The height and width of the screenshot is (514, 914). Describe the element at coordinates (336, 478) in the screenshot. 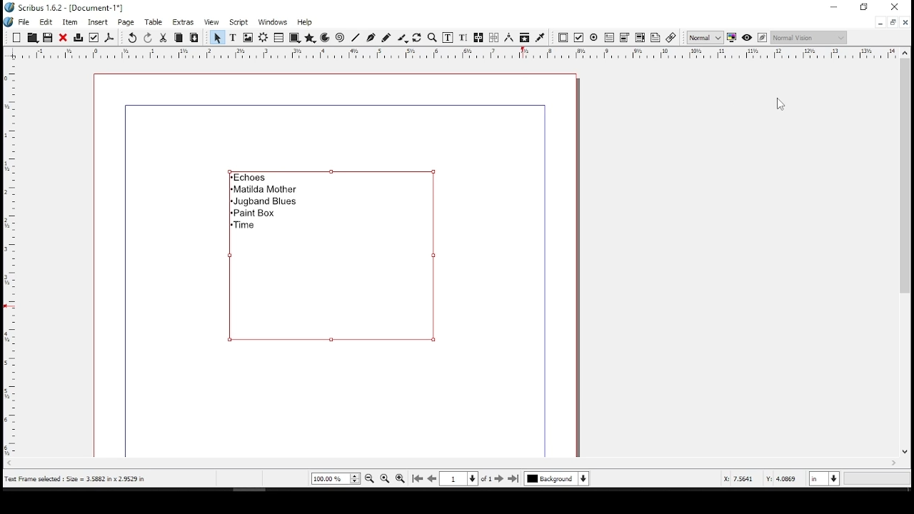

I see `current zoom level` at that location.